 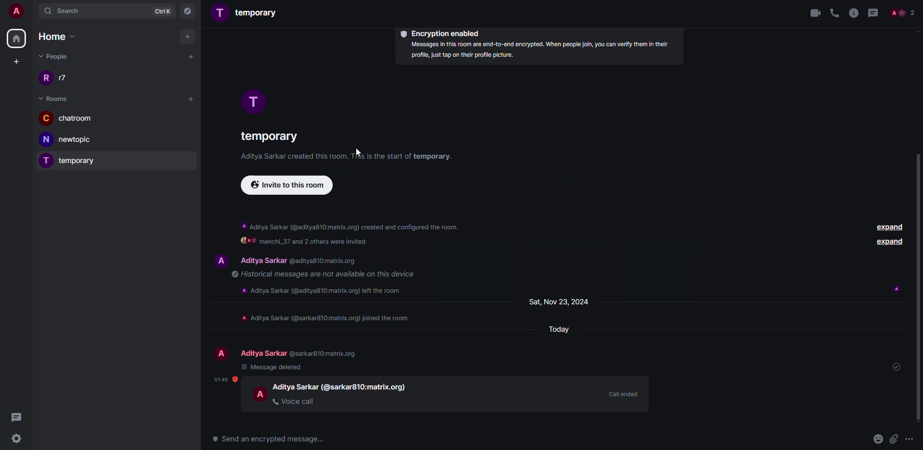 What do you see at coordinates (350, 234) in the screenshot?
I see `info` at bounding box center [350, 234].